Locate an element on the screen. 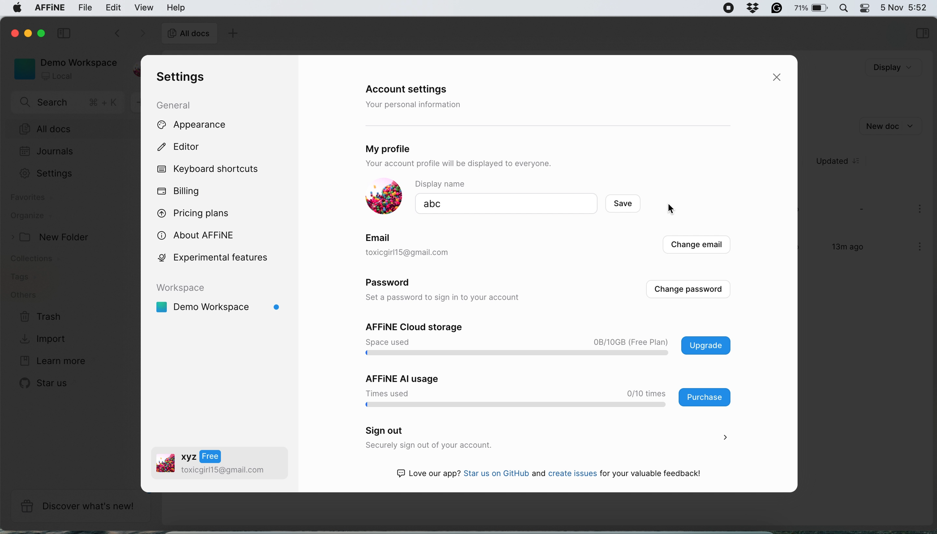 The width and height of the screenshot is (937, 534). 5 Nov 5:44 is located at coordinates (903, 7).